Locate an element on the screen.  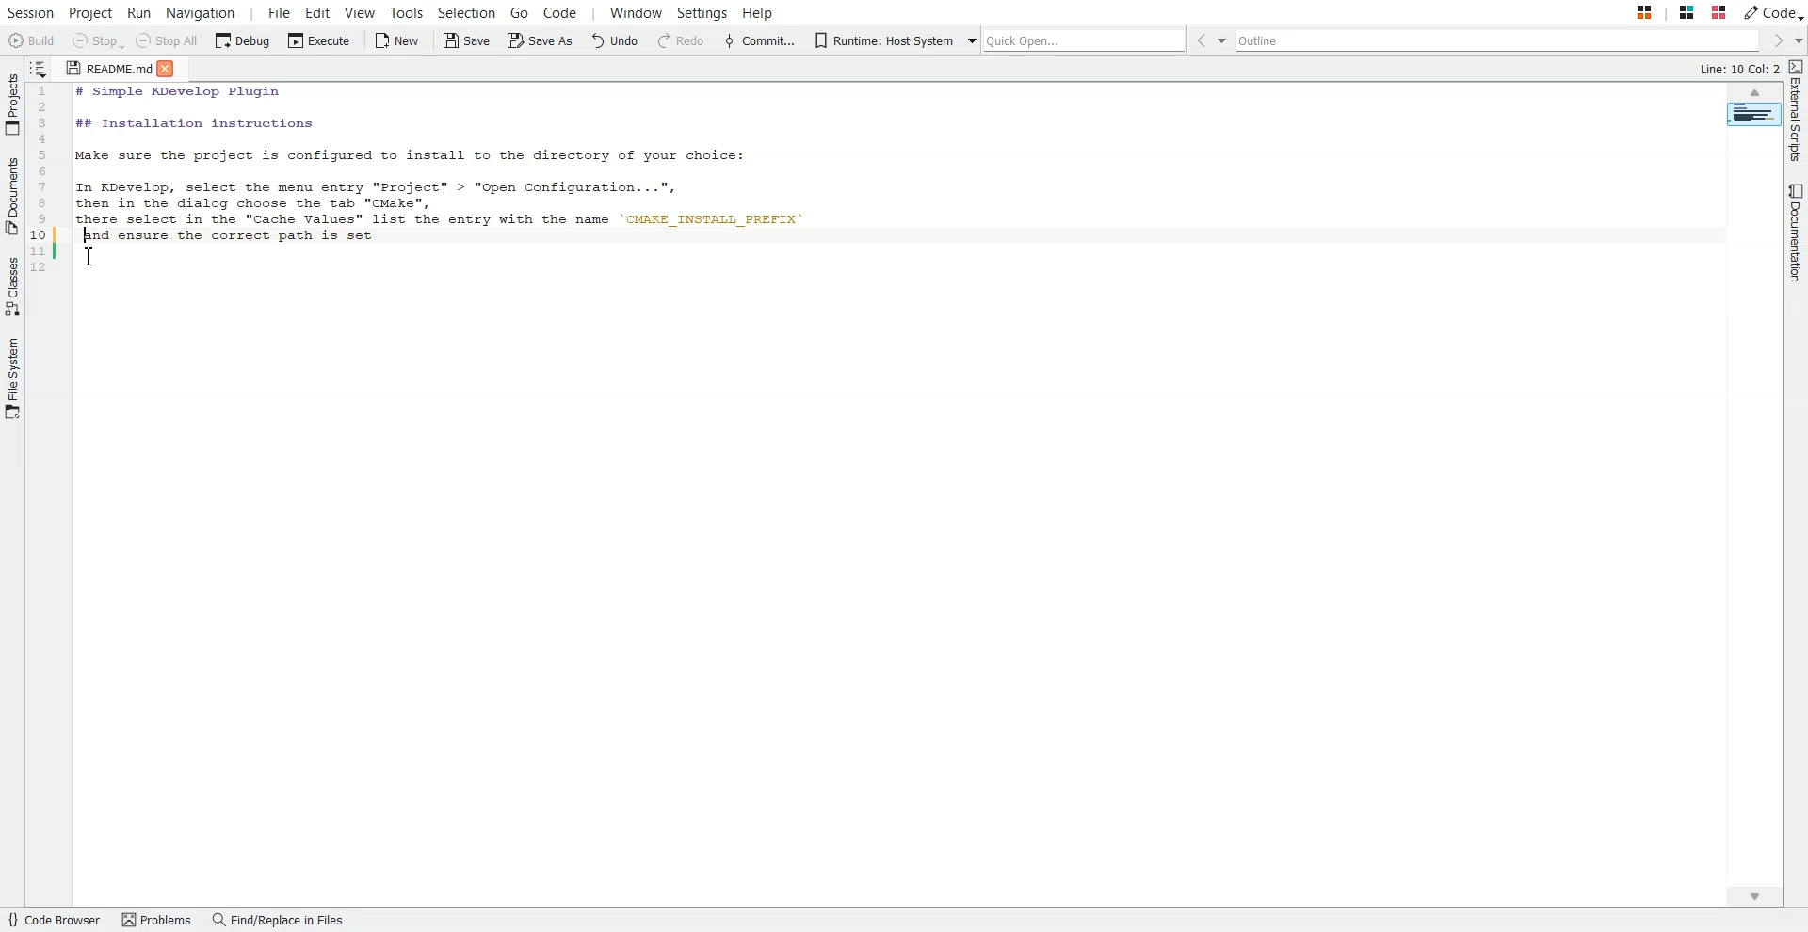
External Scripts is located at coordinates (1797, 111).